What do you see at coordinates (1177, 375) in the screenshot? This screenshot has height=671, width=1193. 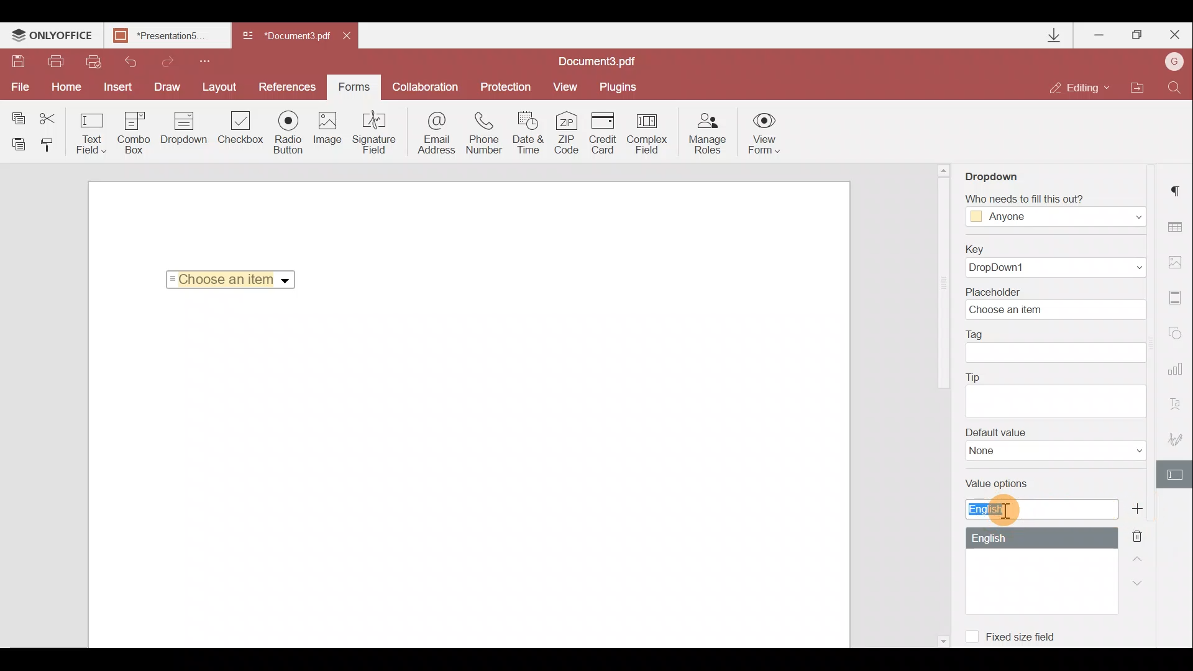 I see `Chart settings` at bounding box center [1177, 375].